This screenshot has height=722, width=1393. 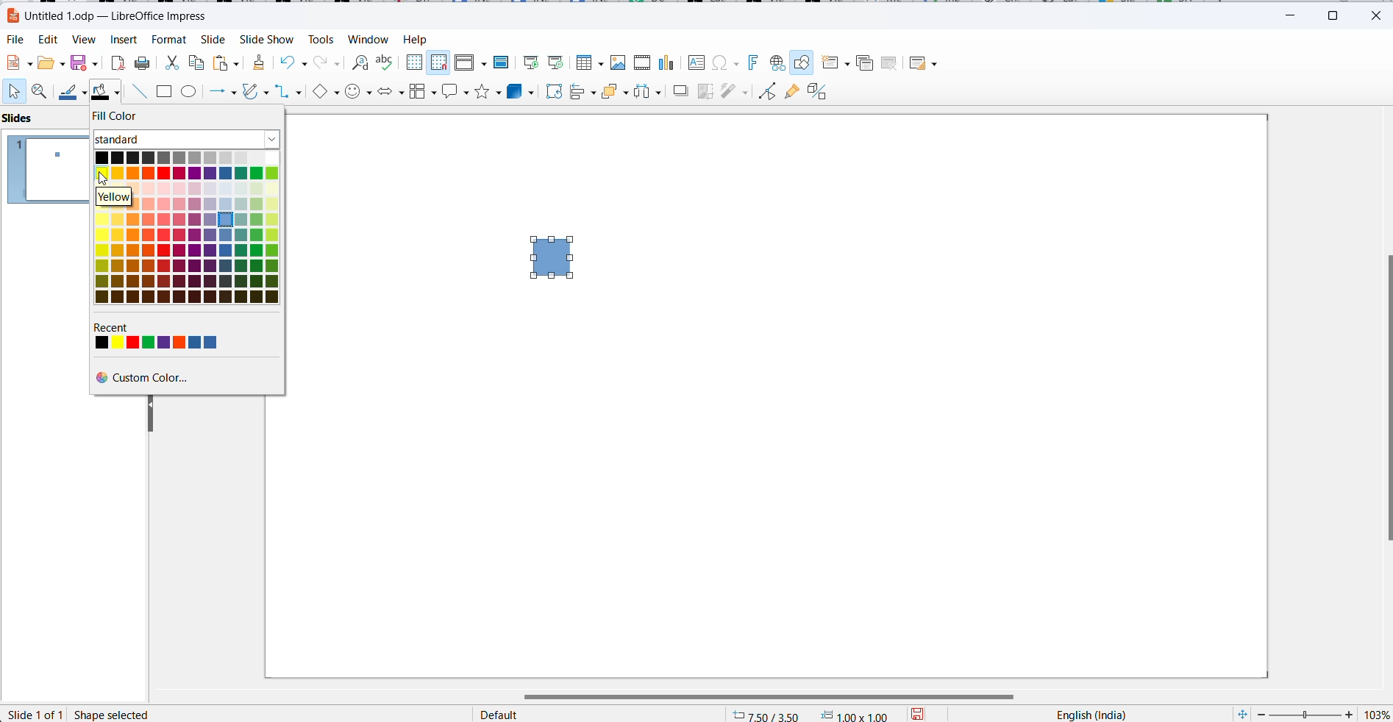 What do you see at coordinates (266, 40) in the screenshot?
I see `slide show` at bounding box center [266, 40].